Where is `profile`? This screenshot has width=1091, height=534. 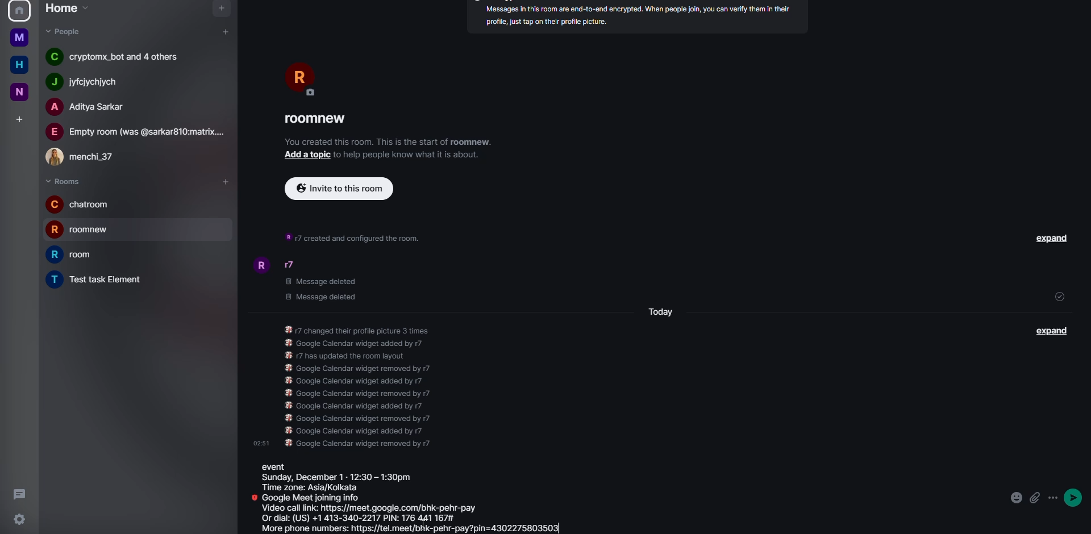
profile is located at coordinates (256, 264).